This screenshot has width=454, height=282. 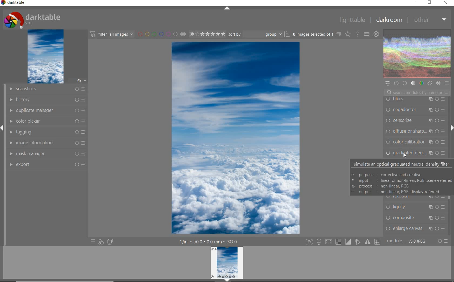 What do you see at coordinates (389, 20) in the screenshot?
I see `DARKROOM` at bounding box center [389, 20].